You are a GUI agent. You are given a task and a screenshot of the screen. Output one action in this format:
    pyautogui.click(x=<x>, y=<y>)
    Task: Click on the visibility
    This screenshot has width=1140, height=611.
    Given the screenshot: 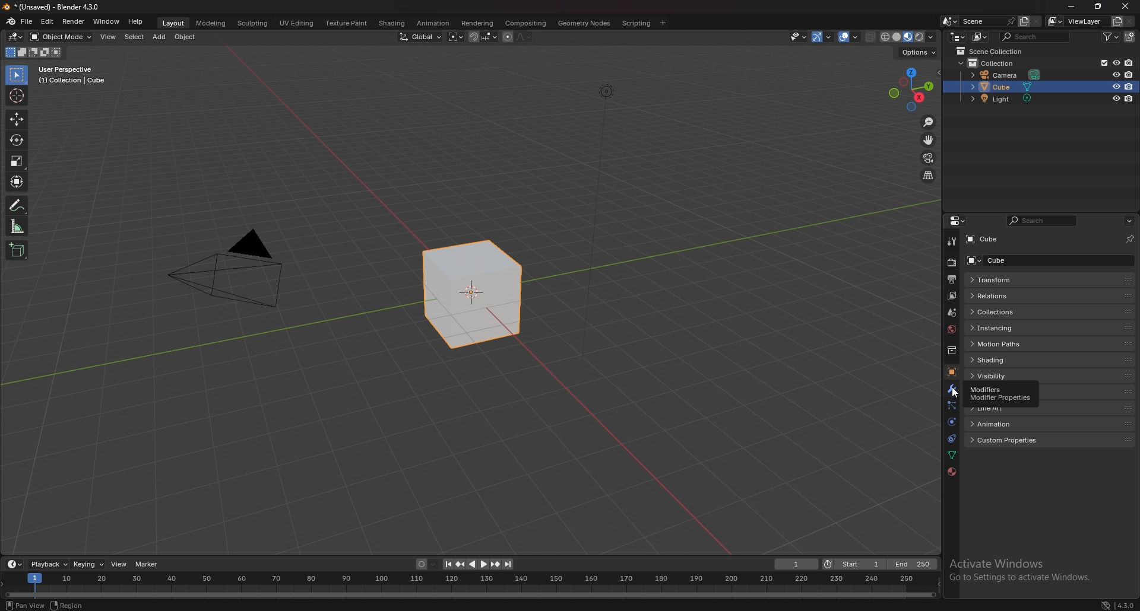 What is the action you would take?
    pyautogui.click(x=1005, y=377)
    